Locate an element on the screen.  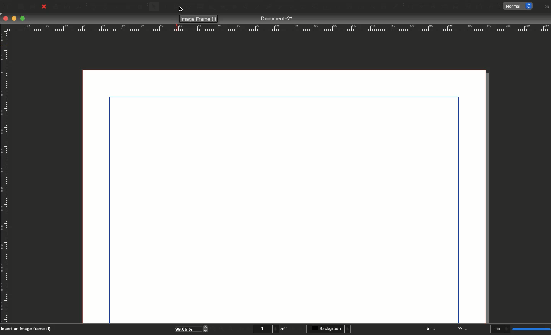
Options is located at coordinates (545, 7).